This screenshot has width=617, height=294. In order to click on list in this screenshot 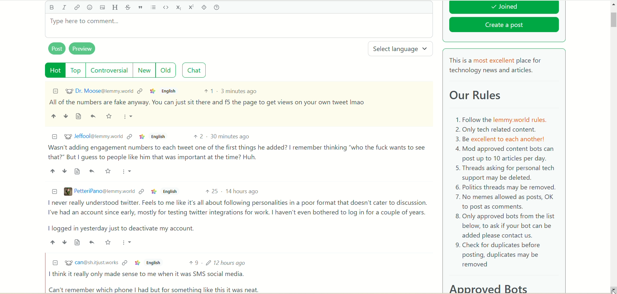, I will do `click(154, 7)`.